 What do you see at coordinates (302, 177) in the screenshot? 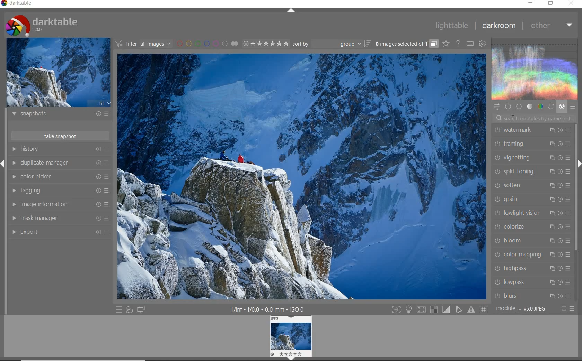
I see `selected image` at bounding box center [302, 177].